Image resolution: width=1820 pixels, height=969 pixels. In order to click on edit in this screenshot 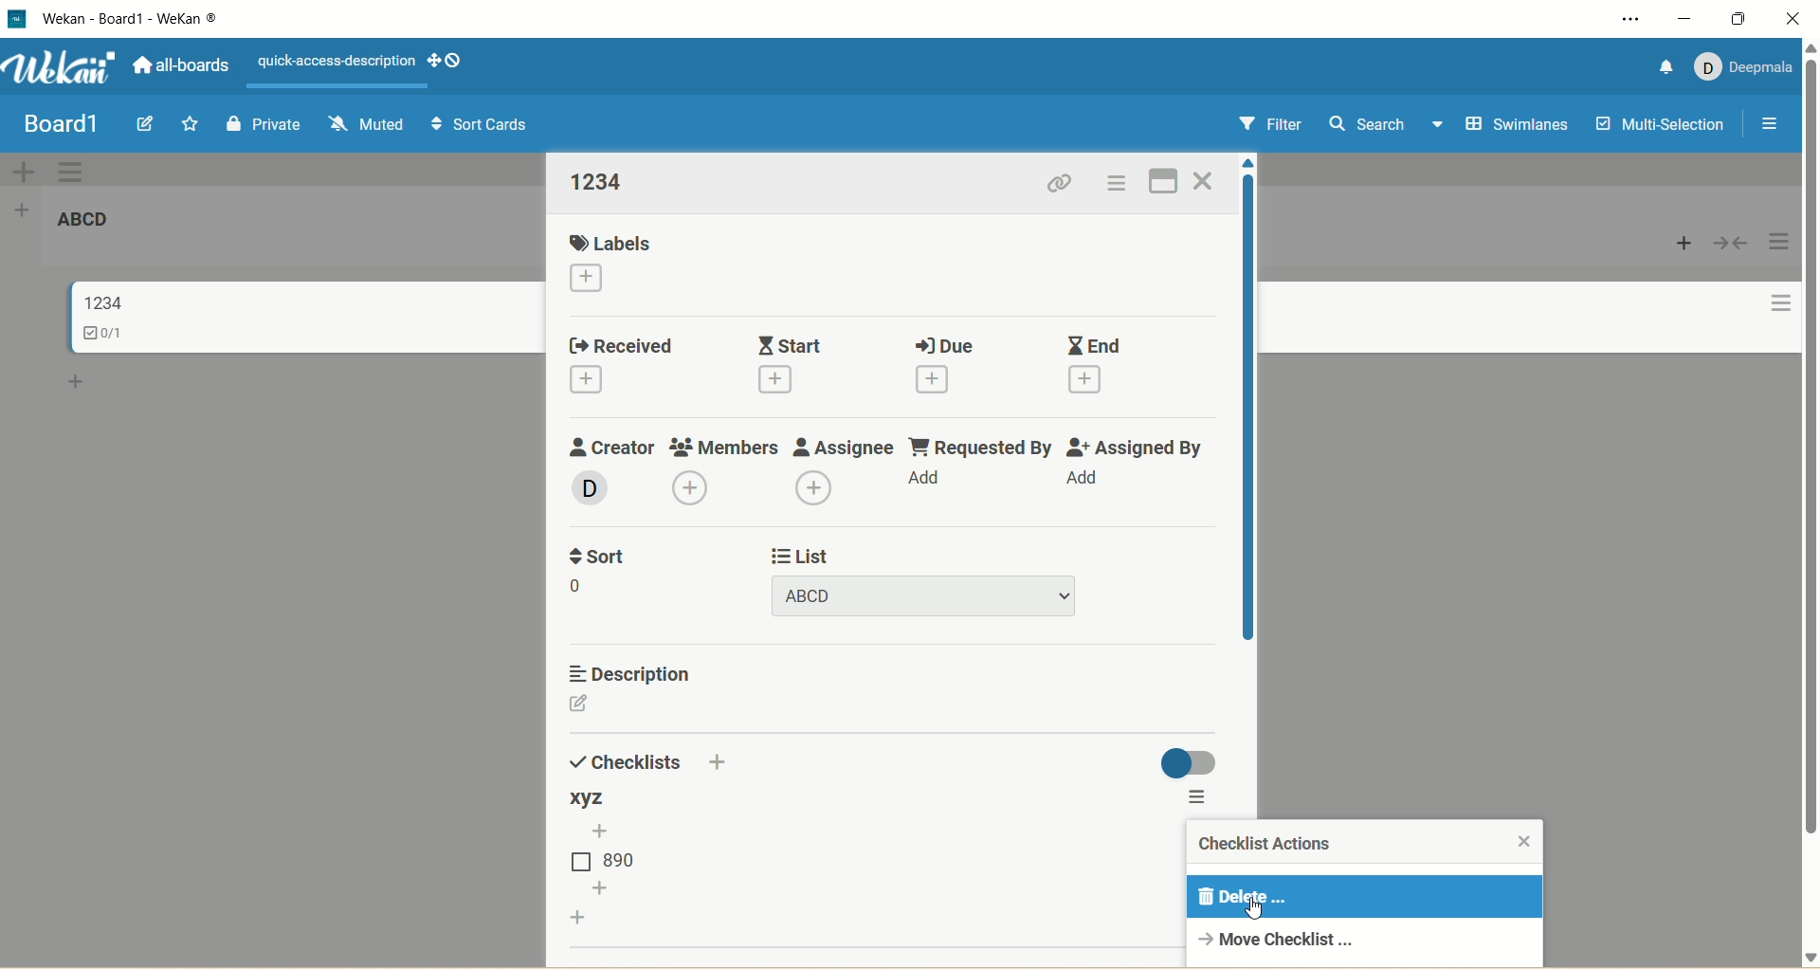, I will do `click(591, 706)`.